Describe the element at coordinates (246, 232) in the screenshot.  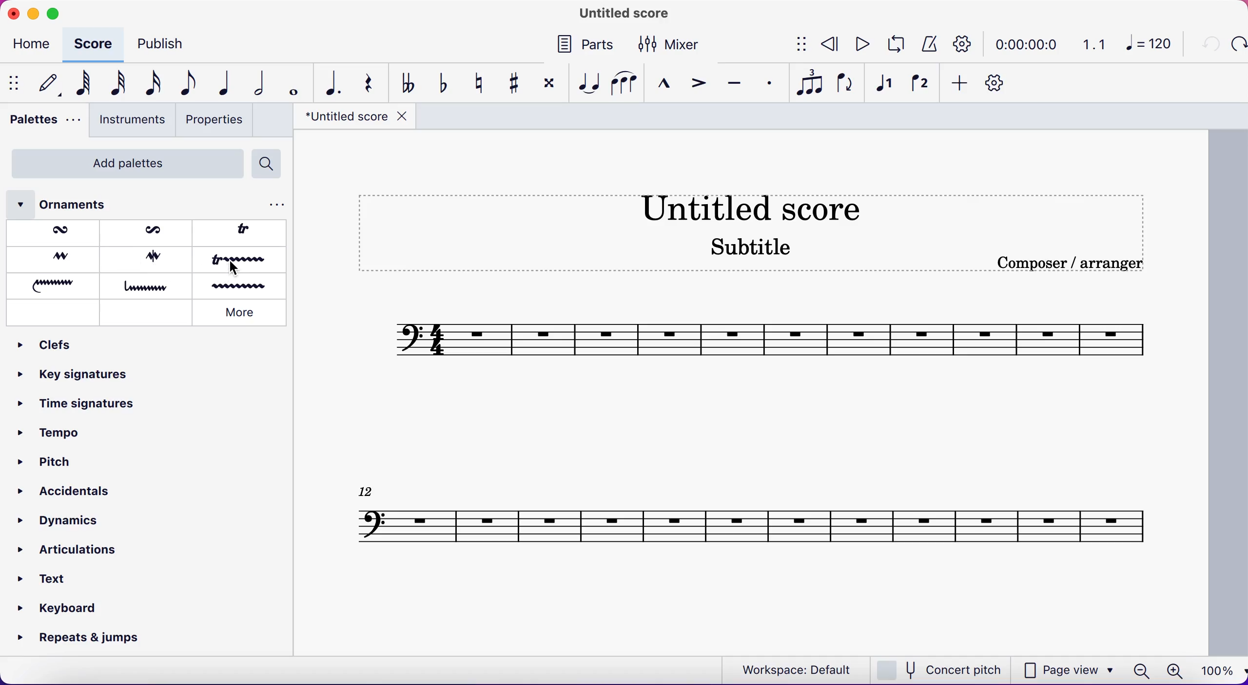
I see `trill` at that location.